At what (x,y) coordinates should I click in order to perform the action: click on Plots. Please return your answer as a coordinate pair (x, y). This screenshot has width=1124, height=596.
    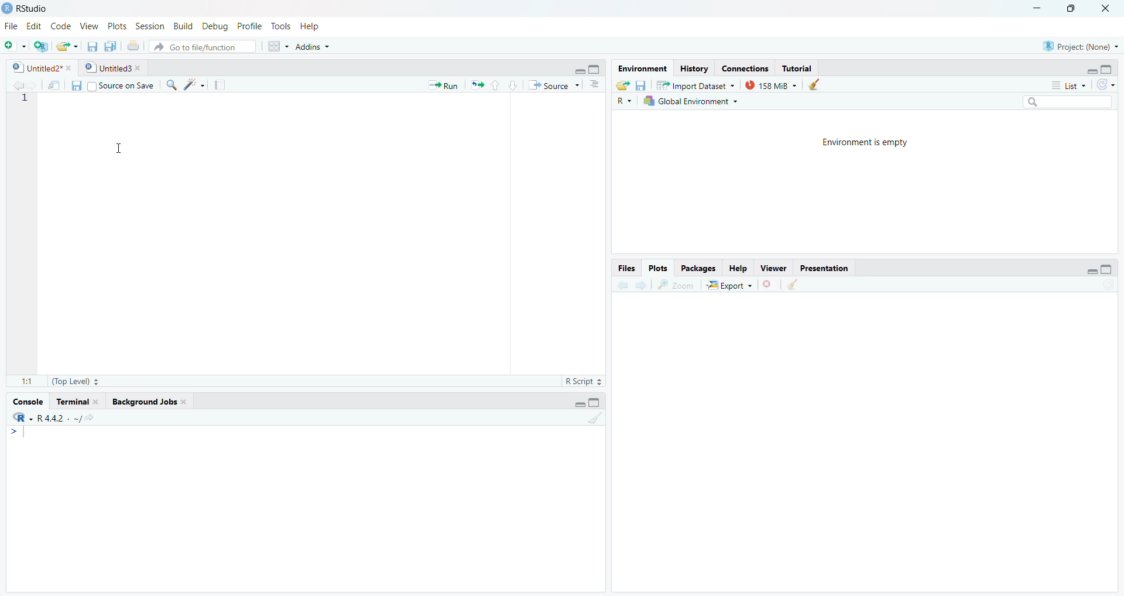
    Looking at the image, I should click on (117, 25).